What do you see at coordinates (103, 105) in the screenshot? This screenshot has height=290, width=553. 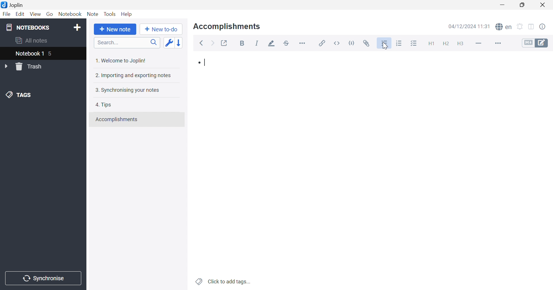 I see `4. Tips` at bounding box center [103, 105].